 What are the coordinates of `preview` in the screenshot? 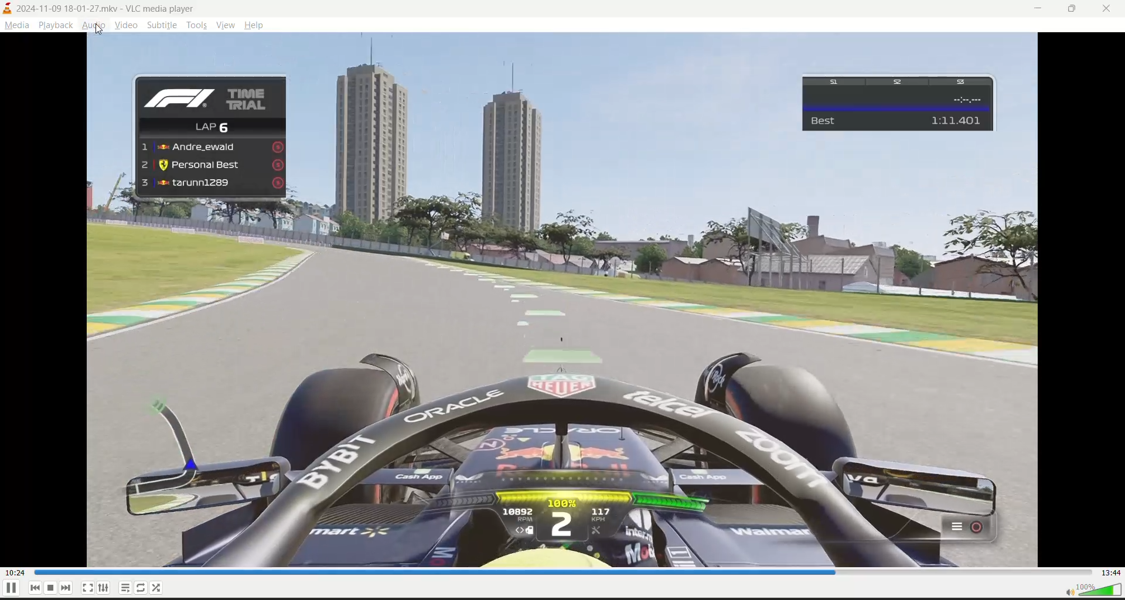 It's located at (916, 180).